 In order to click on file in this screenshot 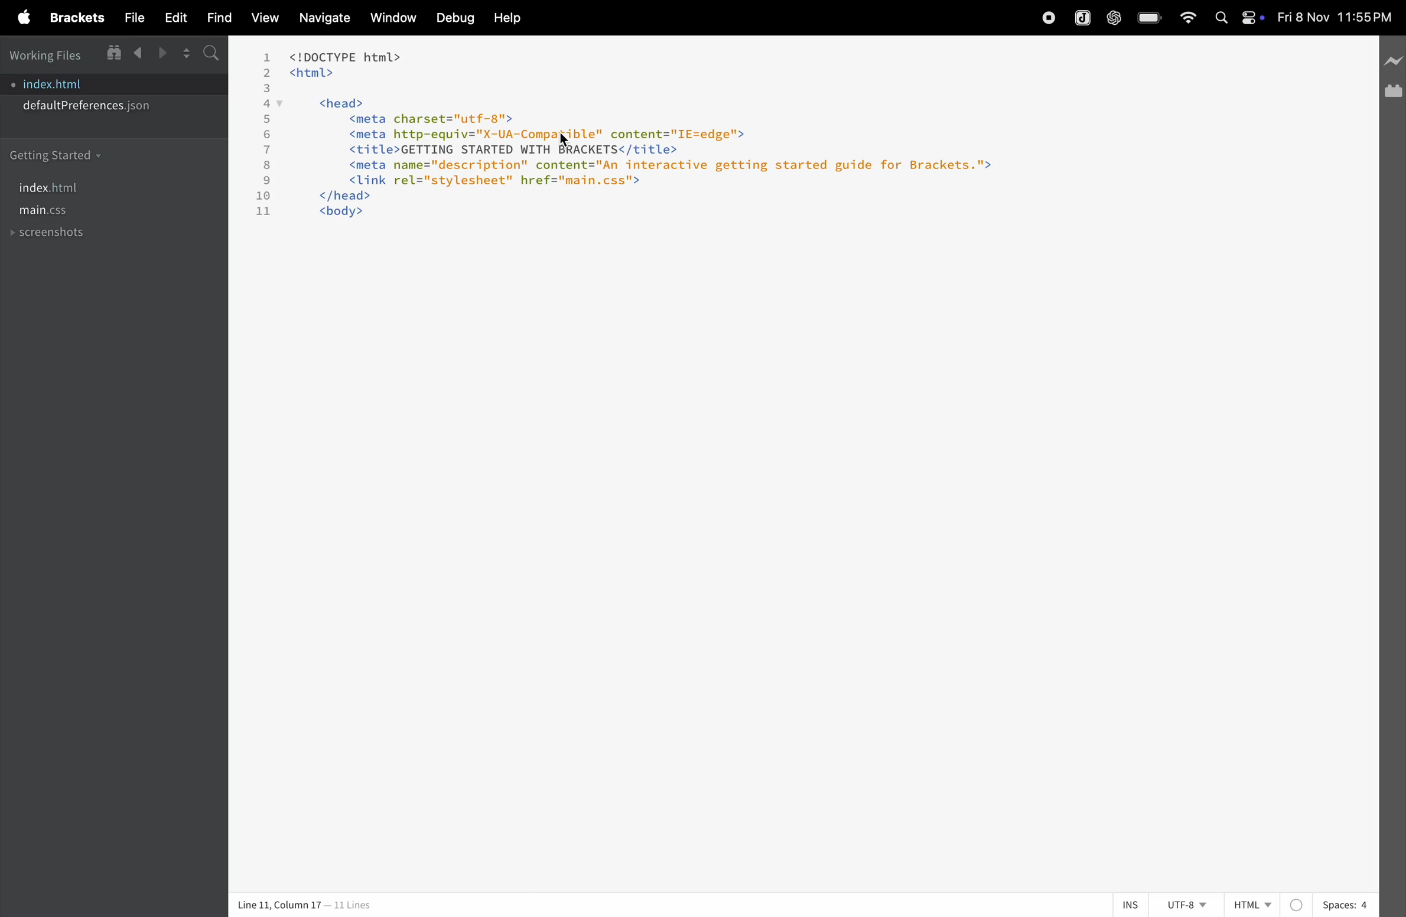, I will do `click(132, 18)`.